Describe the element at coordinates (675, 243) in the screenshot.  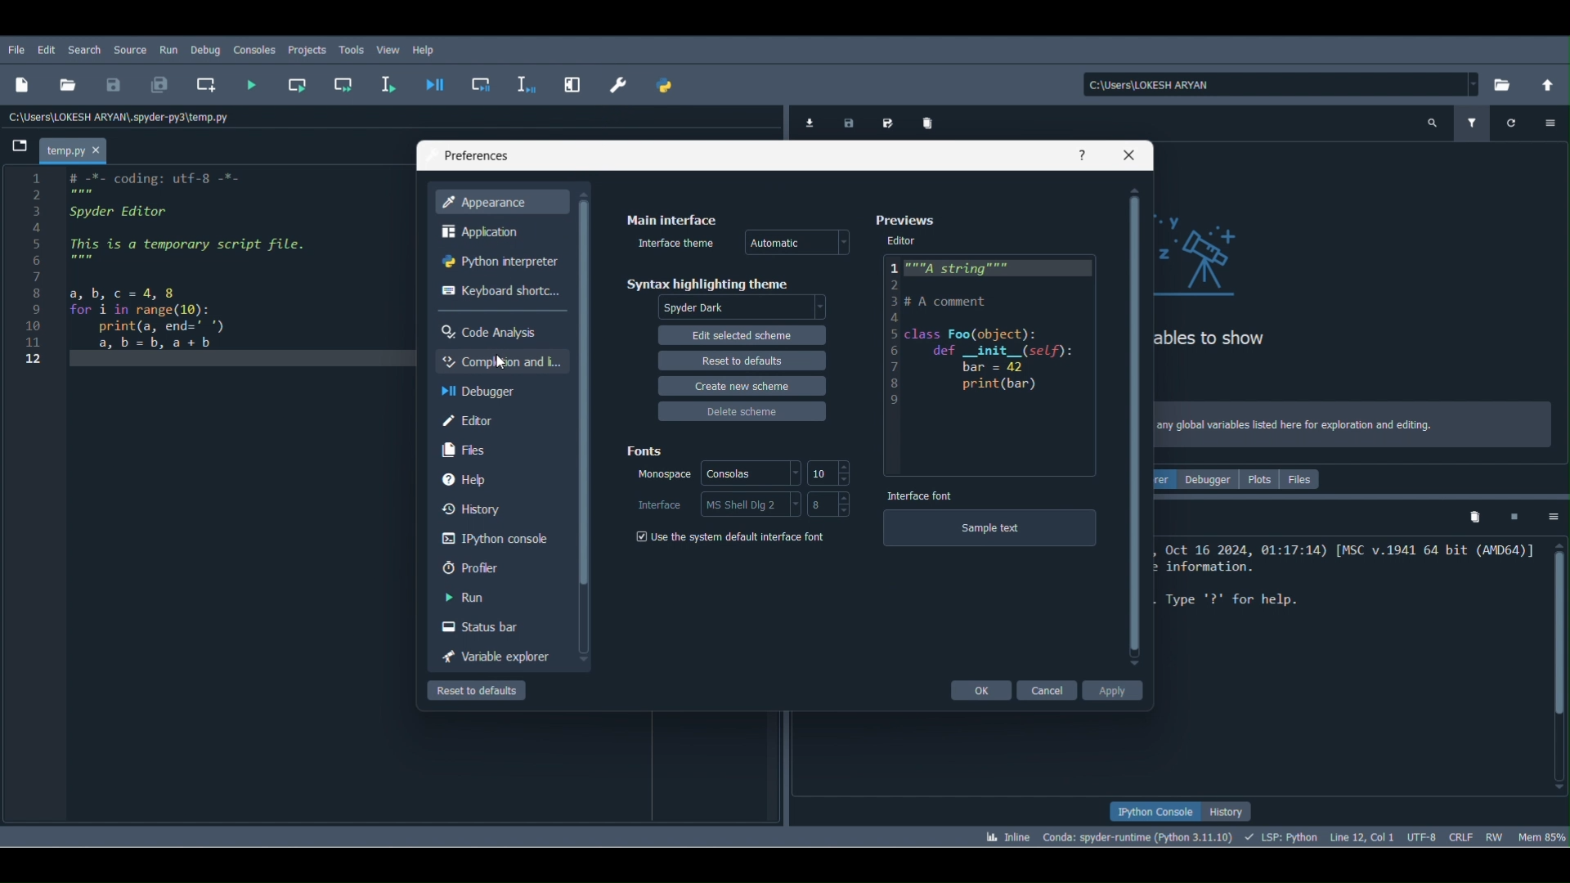
I see `Interface theme` at that location.